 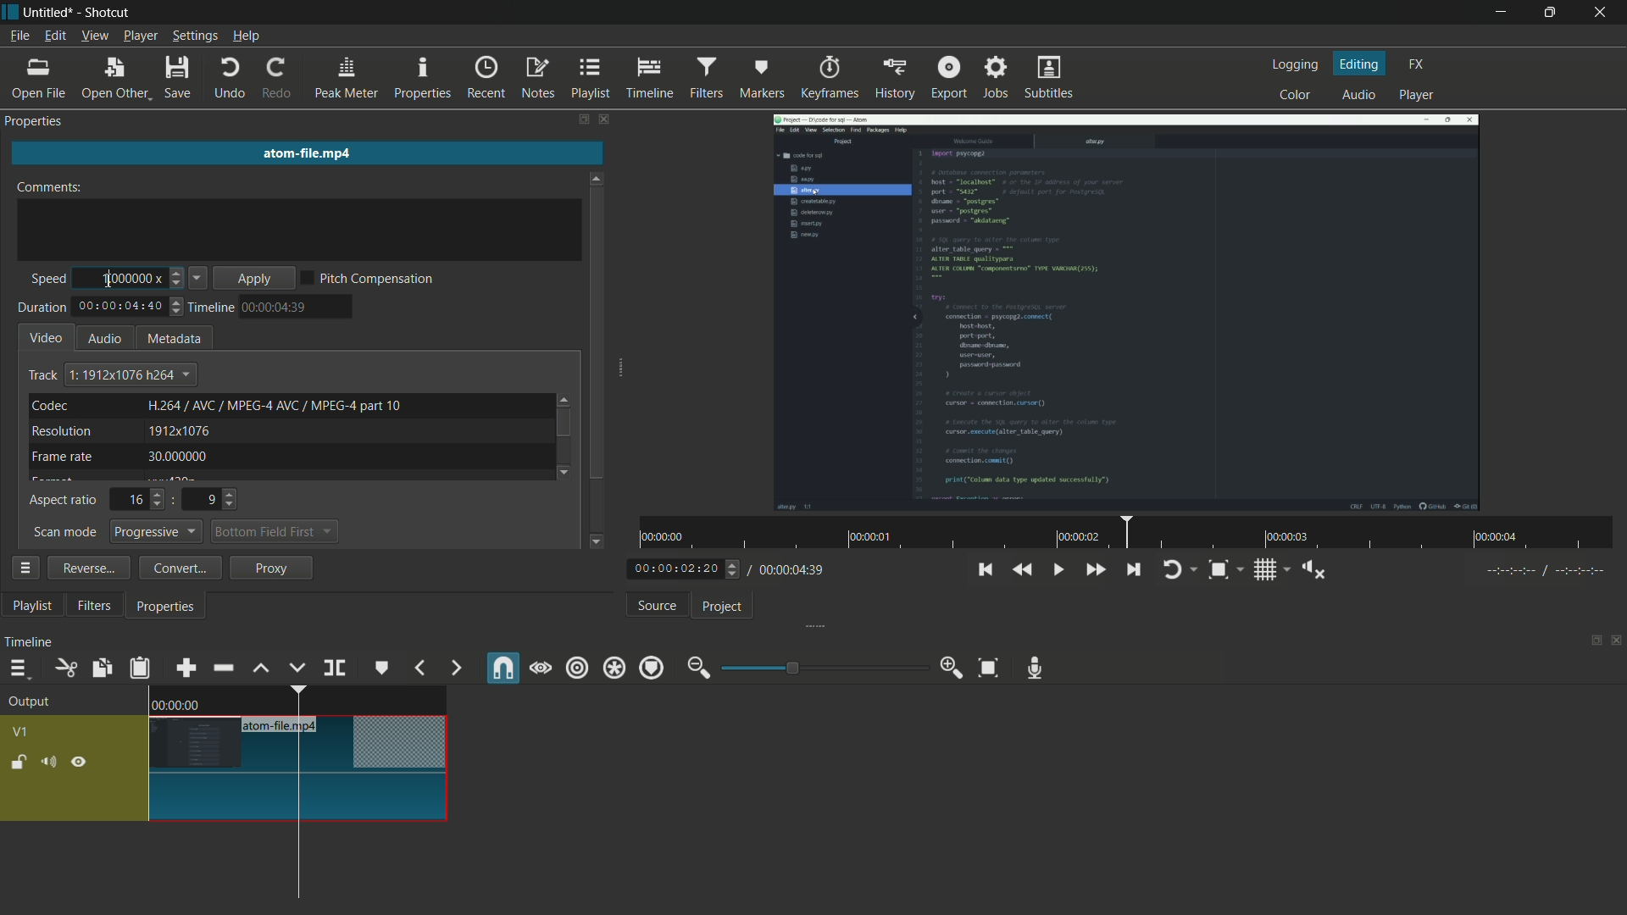 I want to click on cursor, so click(x=109, y=280).